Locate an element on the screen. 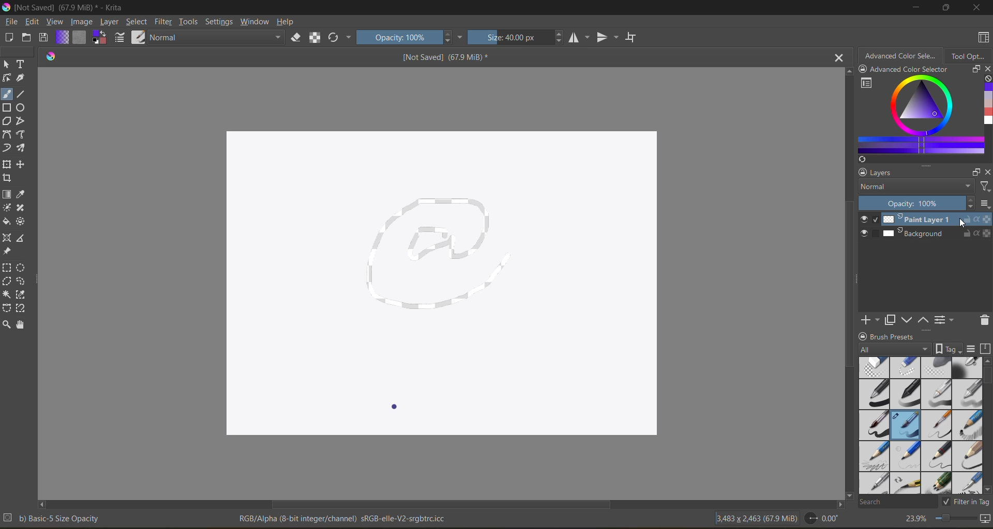 The width and height of the screenshot is (993, 529). Advanced Color selector is located at coordinates (910, 70).